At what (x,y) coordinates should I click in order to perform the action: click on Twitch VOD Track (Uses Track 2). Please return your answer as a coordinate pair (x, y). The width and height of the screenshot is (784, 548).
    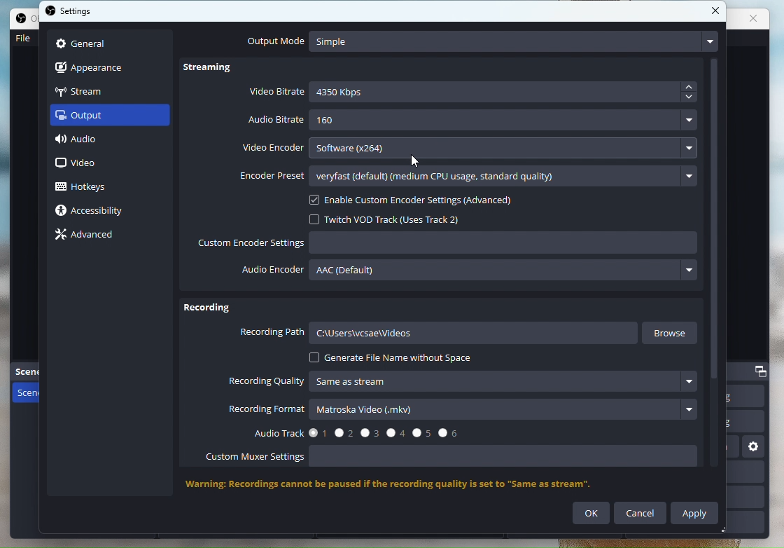
    Looking at the image, I should click on (393, 219).